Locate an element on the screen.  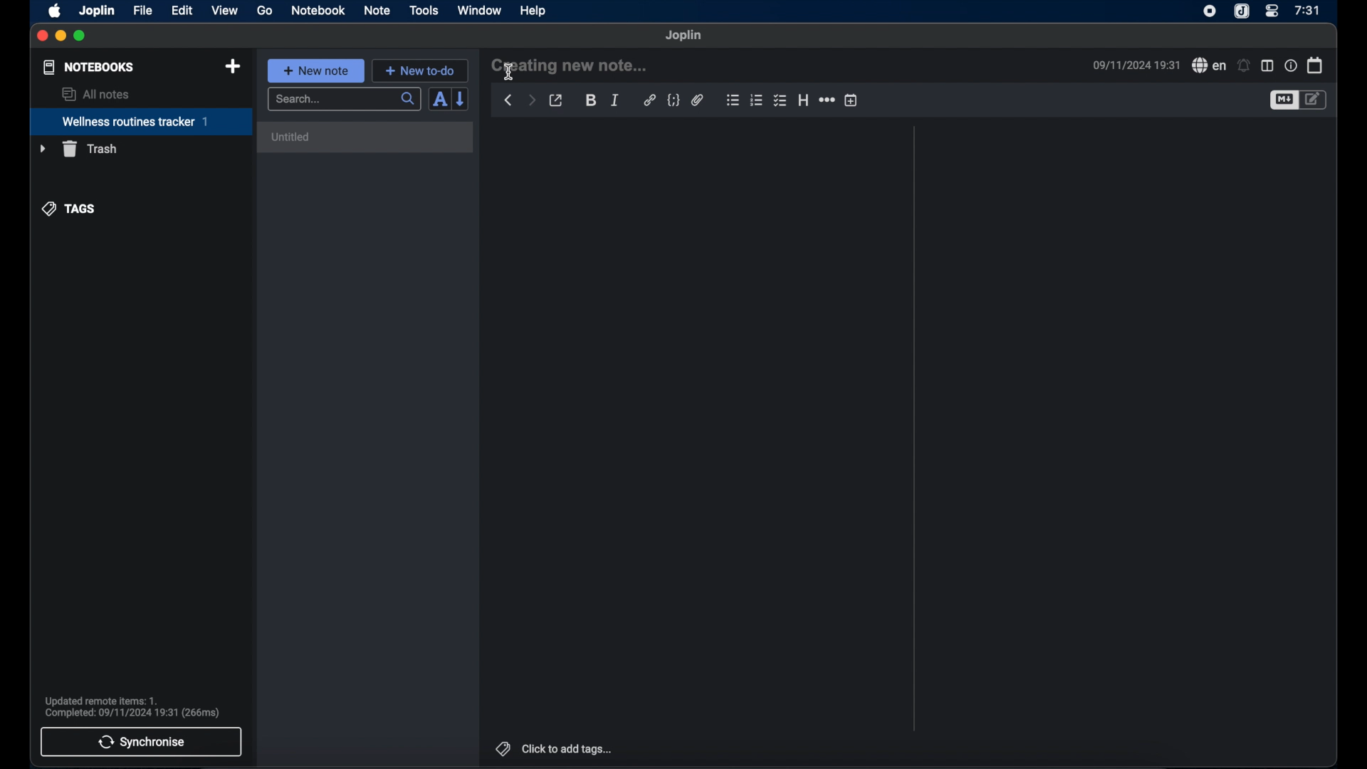
joplin is located at coordinates (684, 36).